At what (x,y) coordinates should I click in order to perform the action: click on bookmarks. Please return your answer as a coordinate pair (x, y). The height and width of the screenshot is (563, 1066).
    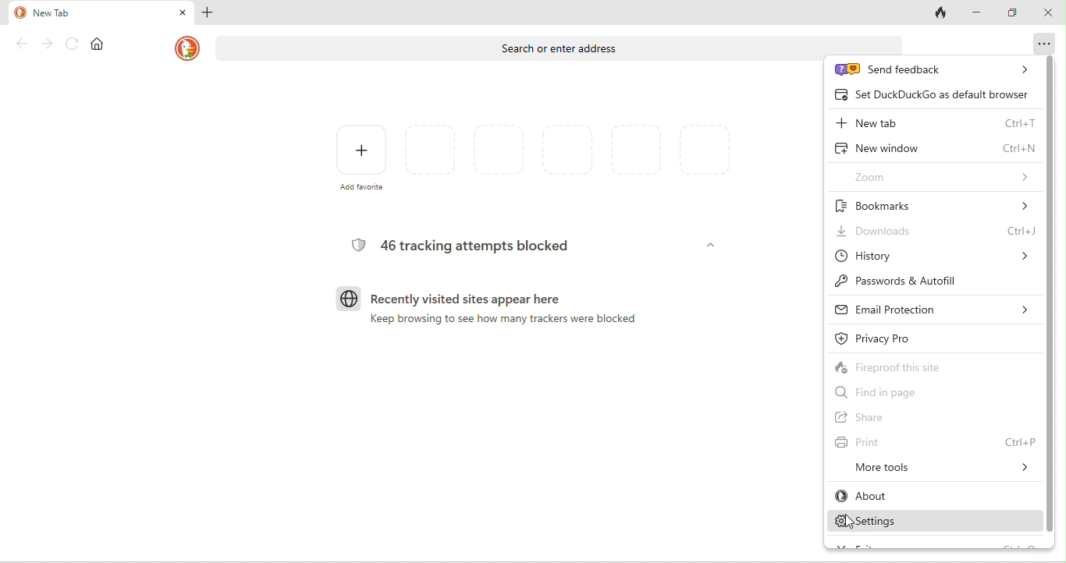
    Looking at the image, I should click on (939, 206).